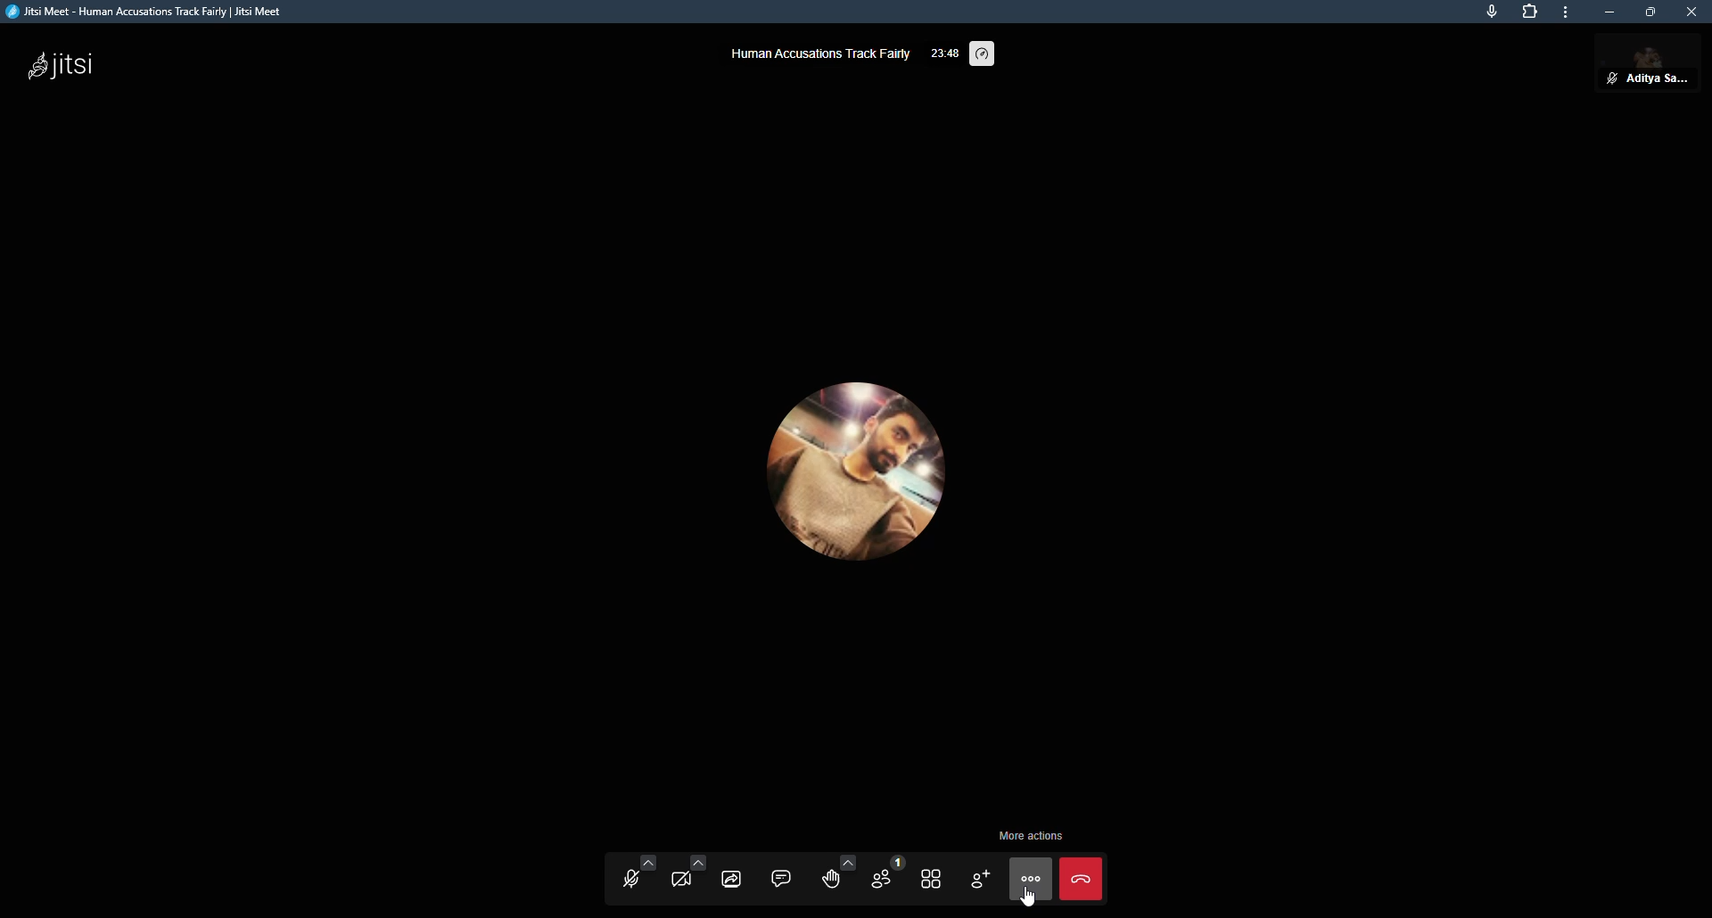 The image size is (1712, 918). I want to click on maximize, so click(1650, 12).